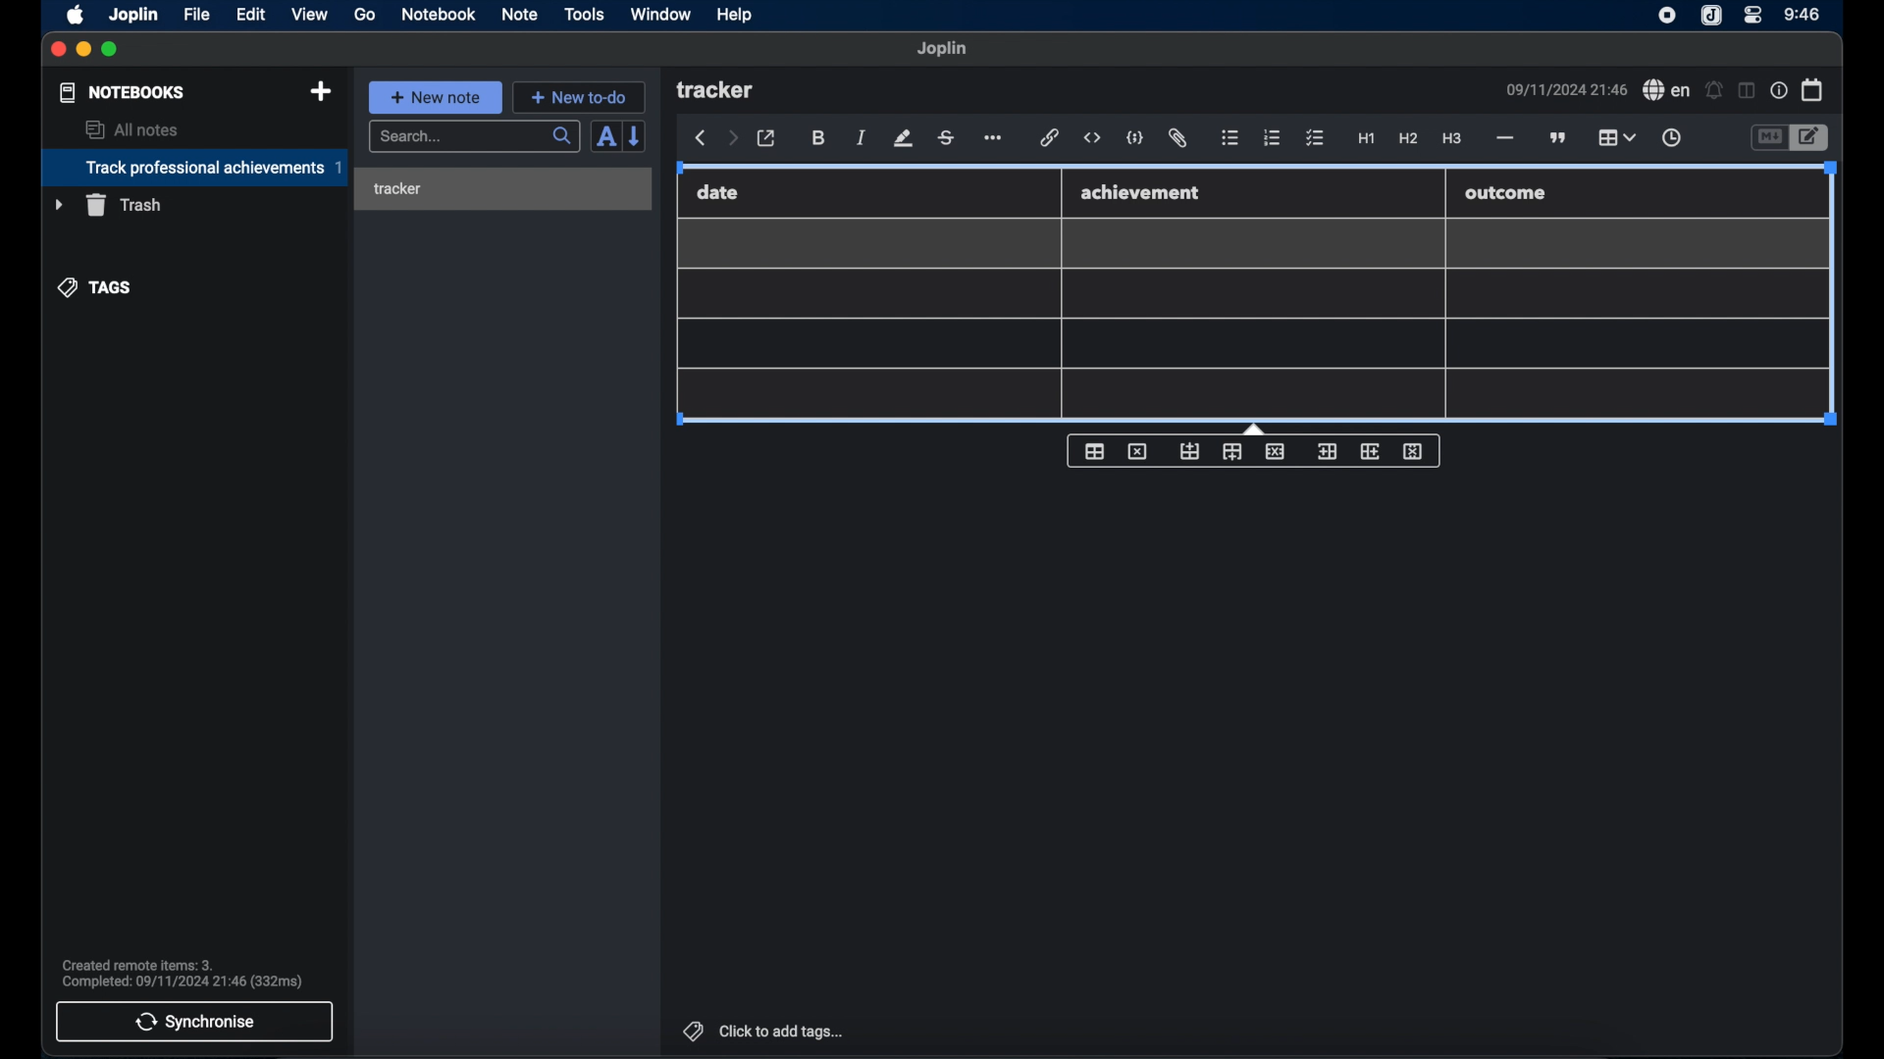 Image resolution: width=1884 pixels, height=1059 pixels. What do you see at coordinates (309, 14) in the screenshot?
I see `view` at bounding box center [309, 14].